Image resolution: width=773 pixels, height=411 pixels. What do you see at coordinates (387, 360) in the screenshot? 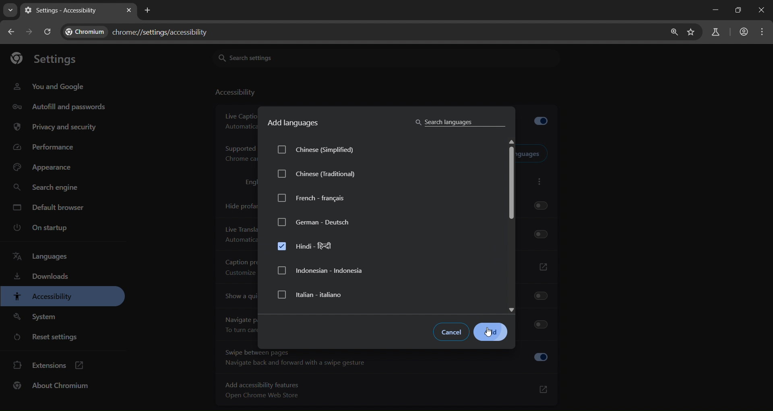
I see `navigate pages with a text cursor` at bounding box center [387, 360].